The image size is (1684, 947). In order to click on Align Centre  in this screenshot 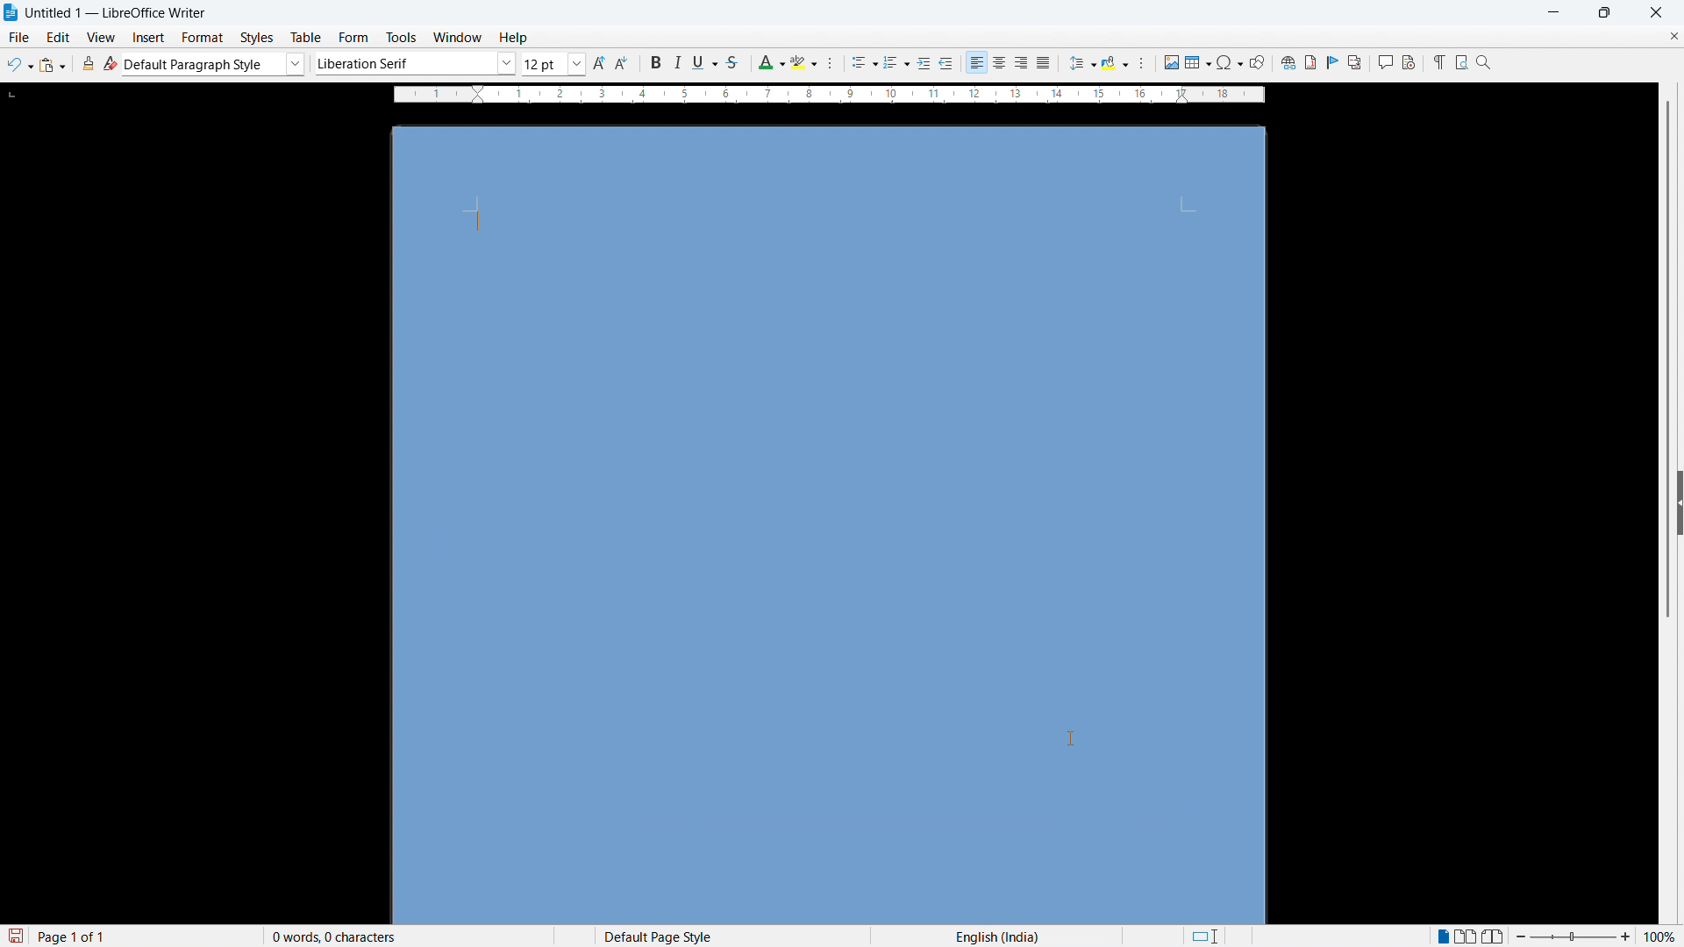, I will do `click(1000, 63)`.